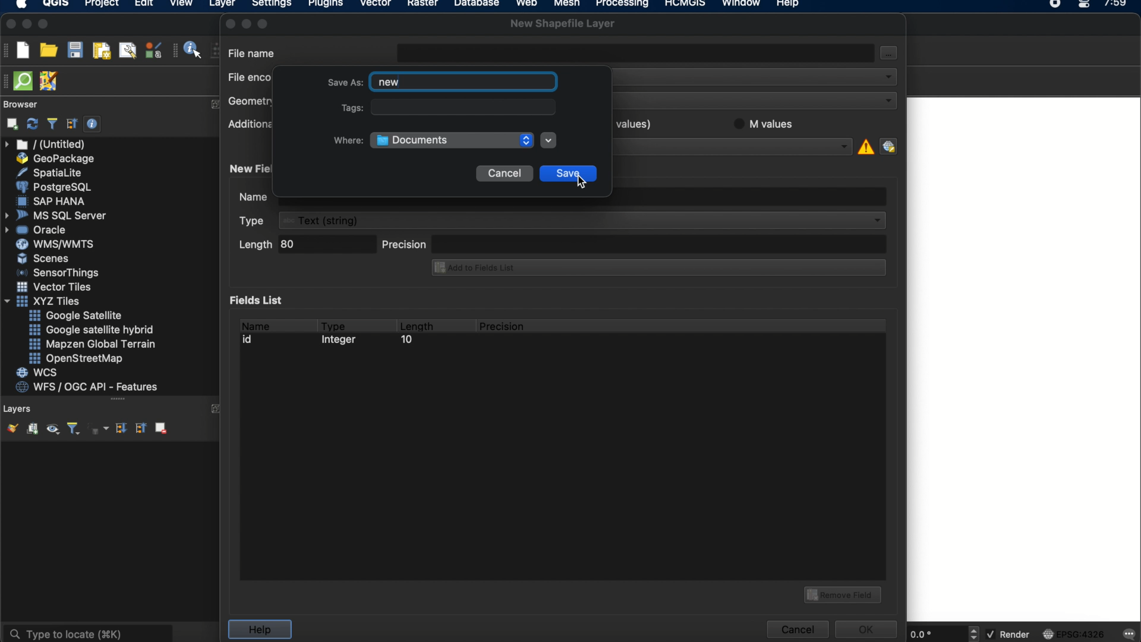 Image resolution: width=1141 pixels, height=642 pixels. I want to click on was/wmts, so click(56, 245).